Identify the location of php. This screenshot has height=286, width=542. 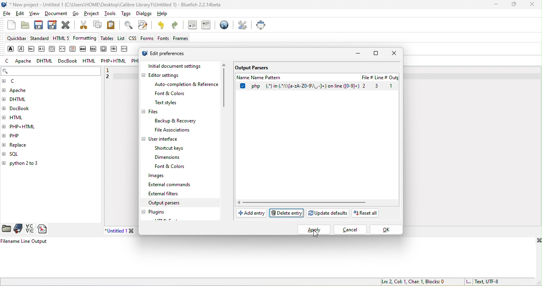
(135, 61).